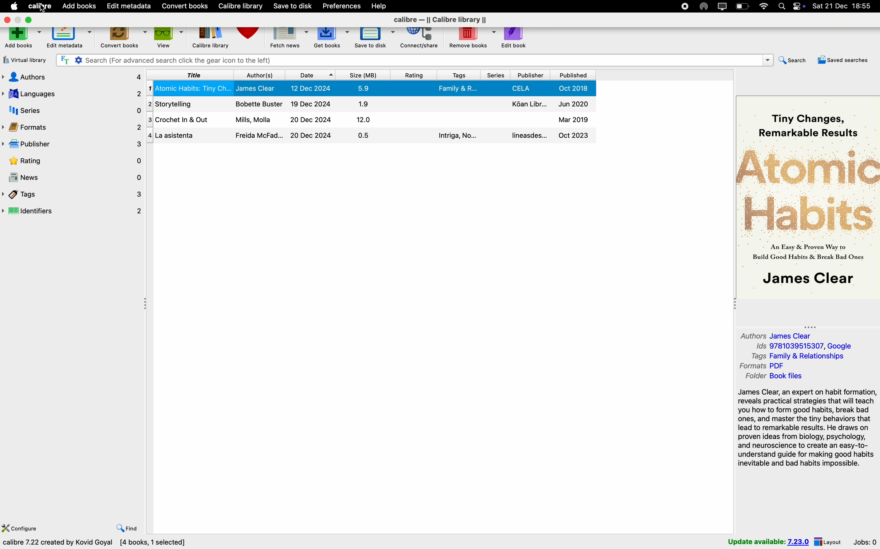  Describe the element at coordinates (364, 76) in the screenshot. I see `size` at that location.